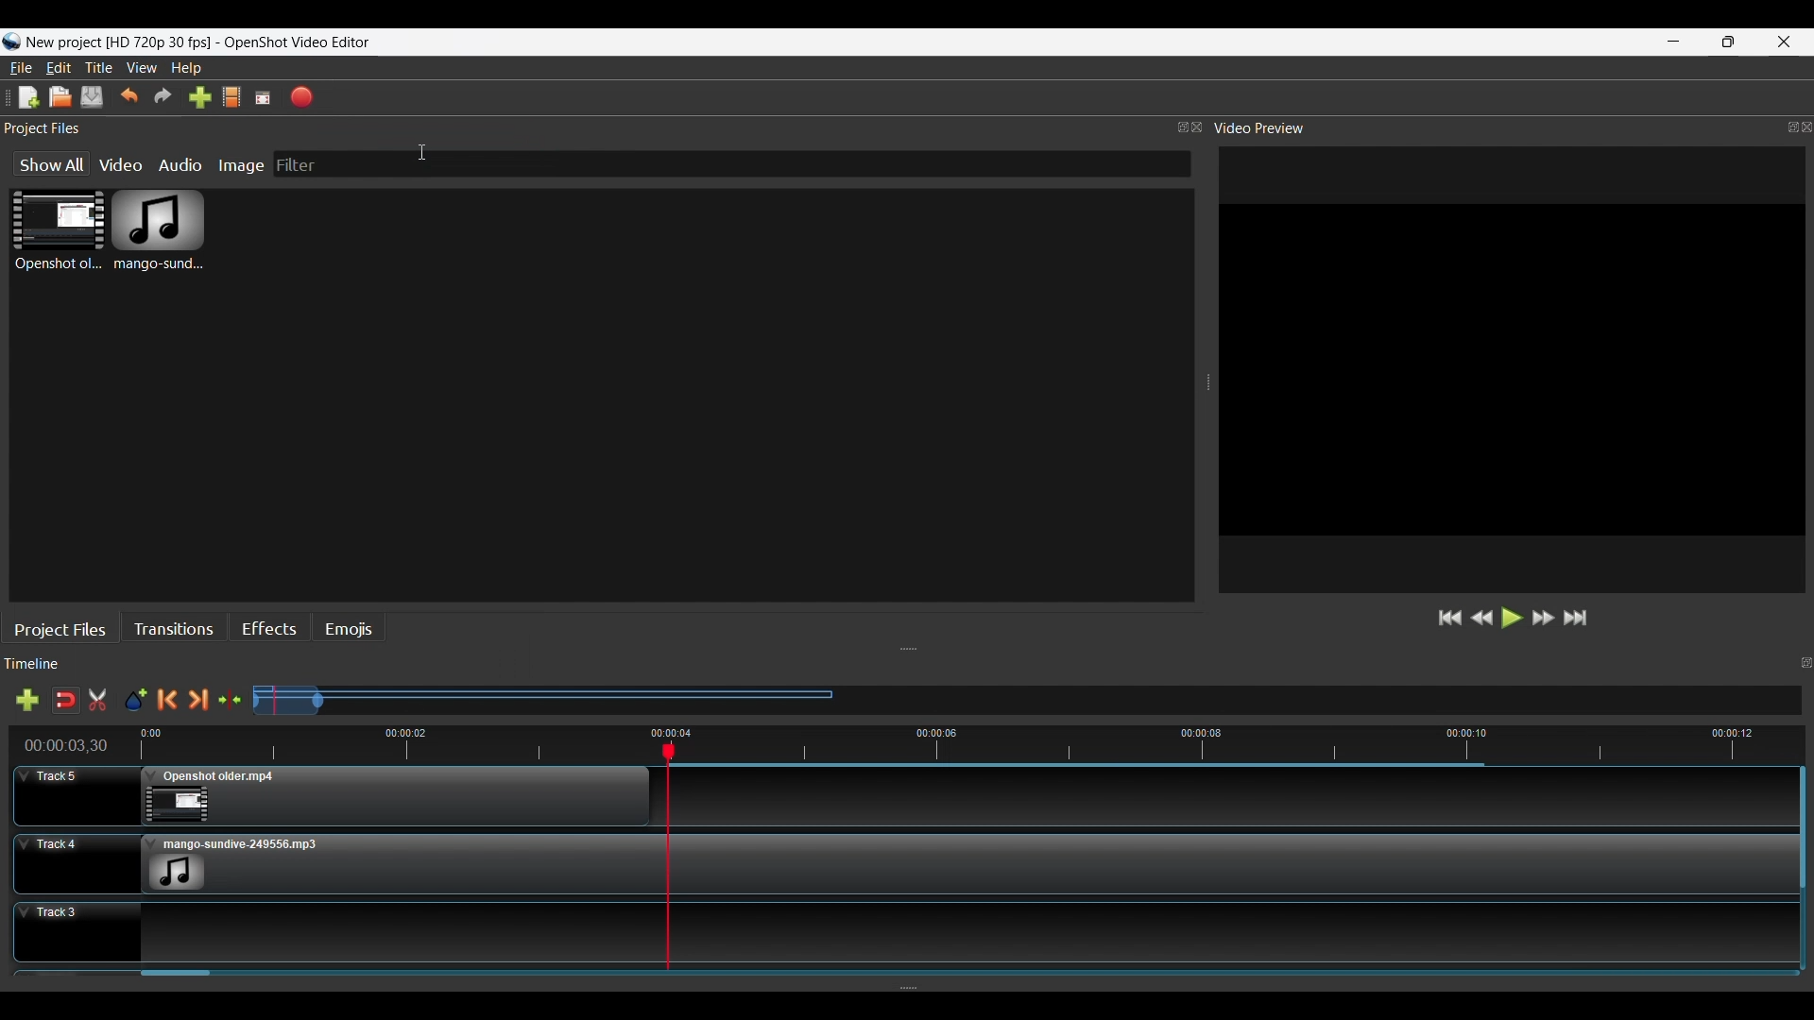 The width and height of the screenshot is (1814, 1020). What do you see at coordinates (1803, 129) in the screenshot?
I see `Close` at bounding box center [1803, 129].